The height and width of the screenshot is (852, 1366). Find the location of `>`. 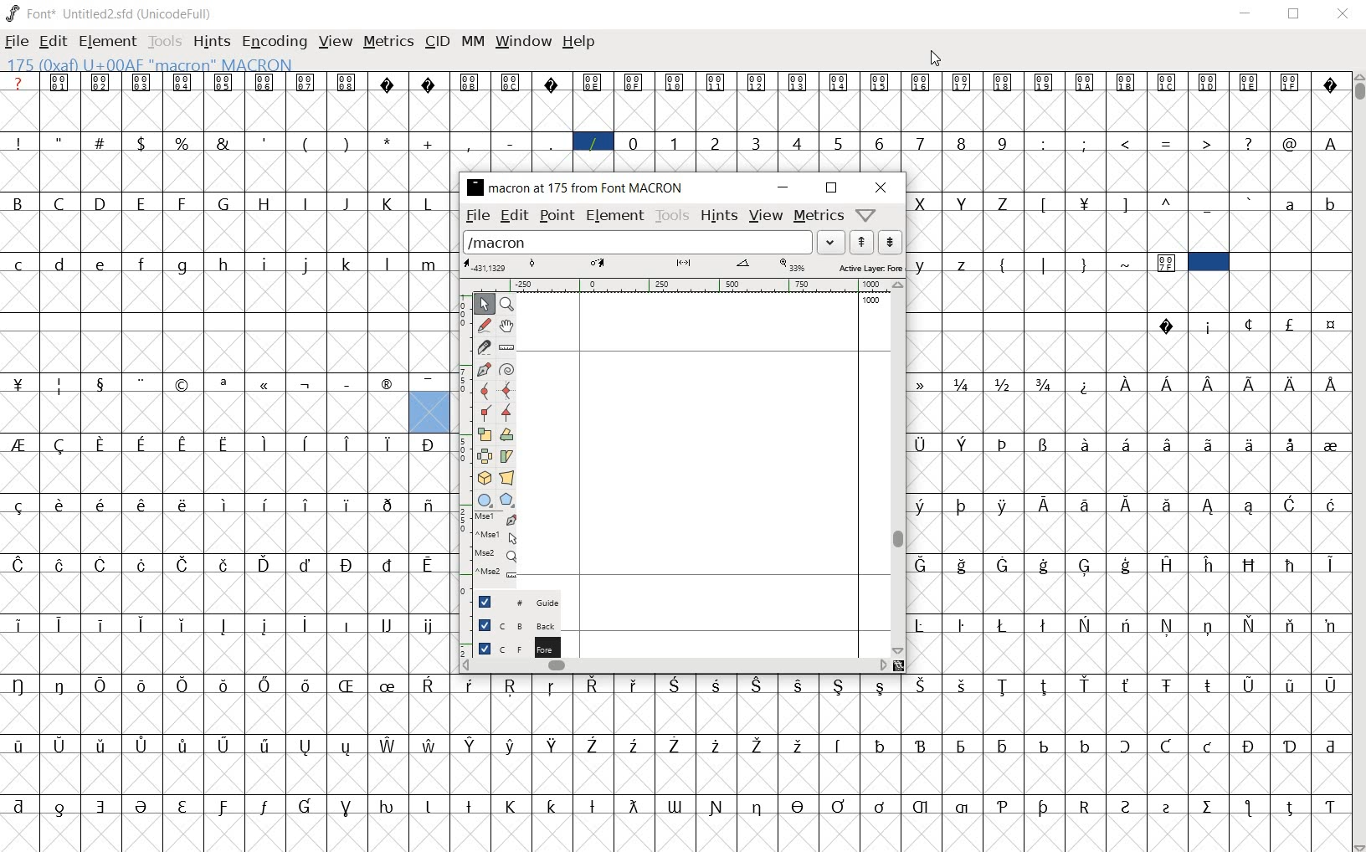

> is located at coordinates (1209, 142).